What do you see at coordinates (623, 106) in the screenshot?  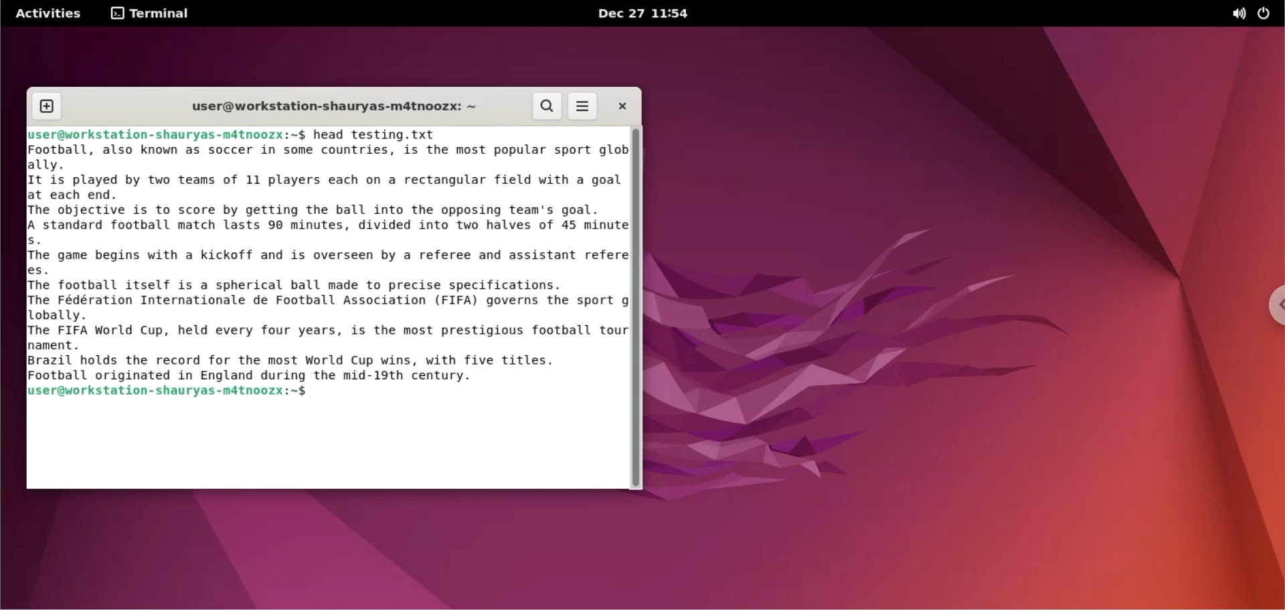 I see `close` at bounding box center [623, 106].